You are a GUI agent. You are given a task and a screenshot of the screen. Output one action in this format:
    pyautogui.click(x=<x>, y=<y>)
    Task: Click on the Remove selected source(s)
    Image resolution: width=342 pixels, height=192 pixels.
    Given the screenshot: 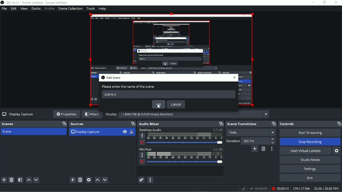 What is the action you would take?
    pyautogui.click(x=80, y=180)
    